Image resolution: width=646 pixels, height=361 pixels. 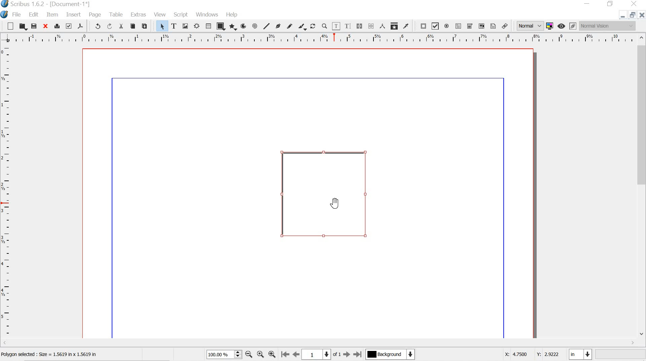 I want to click on close, so click(x=642, y=16).